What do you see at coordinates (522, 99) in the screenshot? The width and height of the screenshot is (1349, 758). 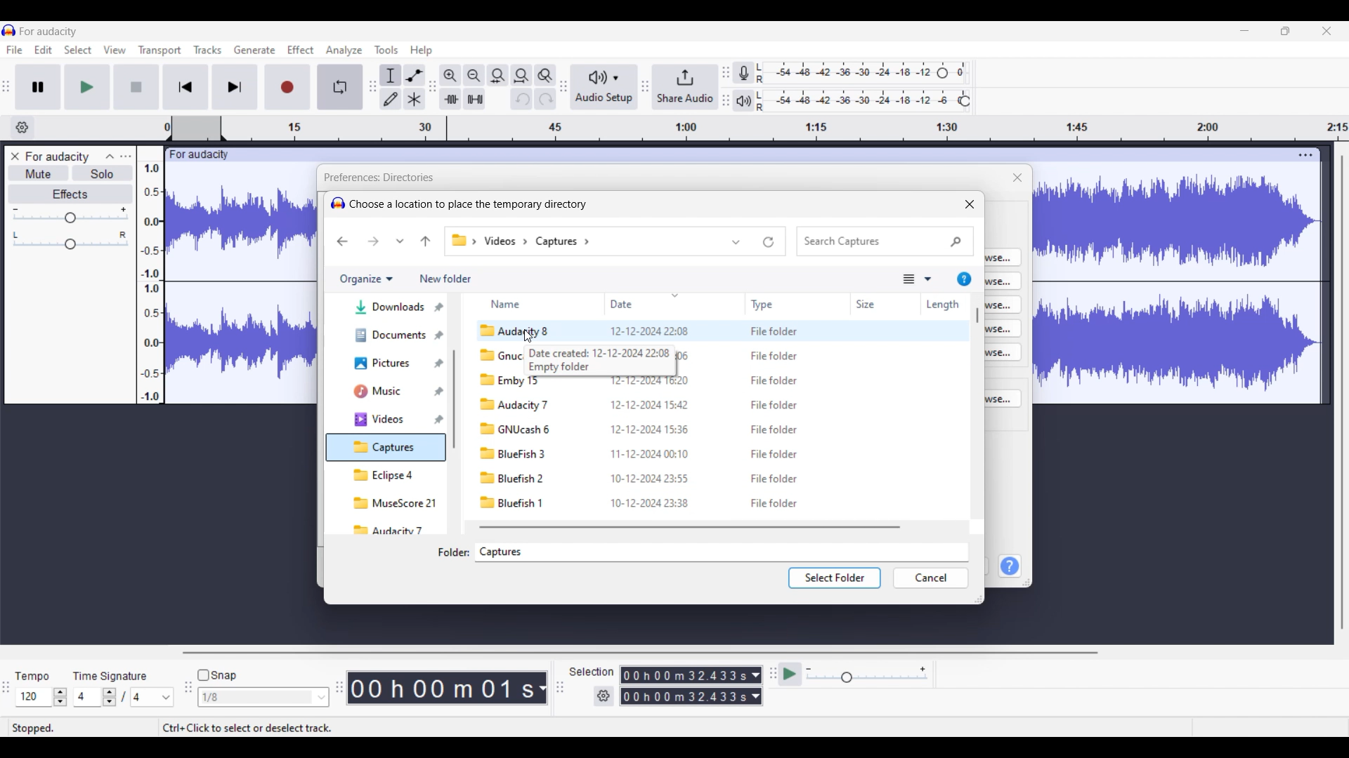 I see `Undo` at bounding box center [522, 99].